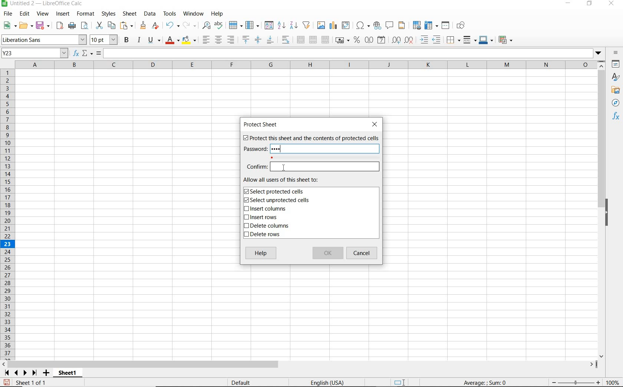 Image resolution: width=623 pixels, height=387 pixels. What do you see at coordinates (172, 41) in the screenshot?
I see `FONT COLOR` at bounding box center [172, 41].